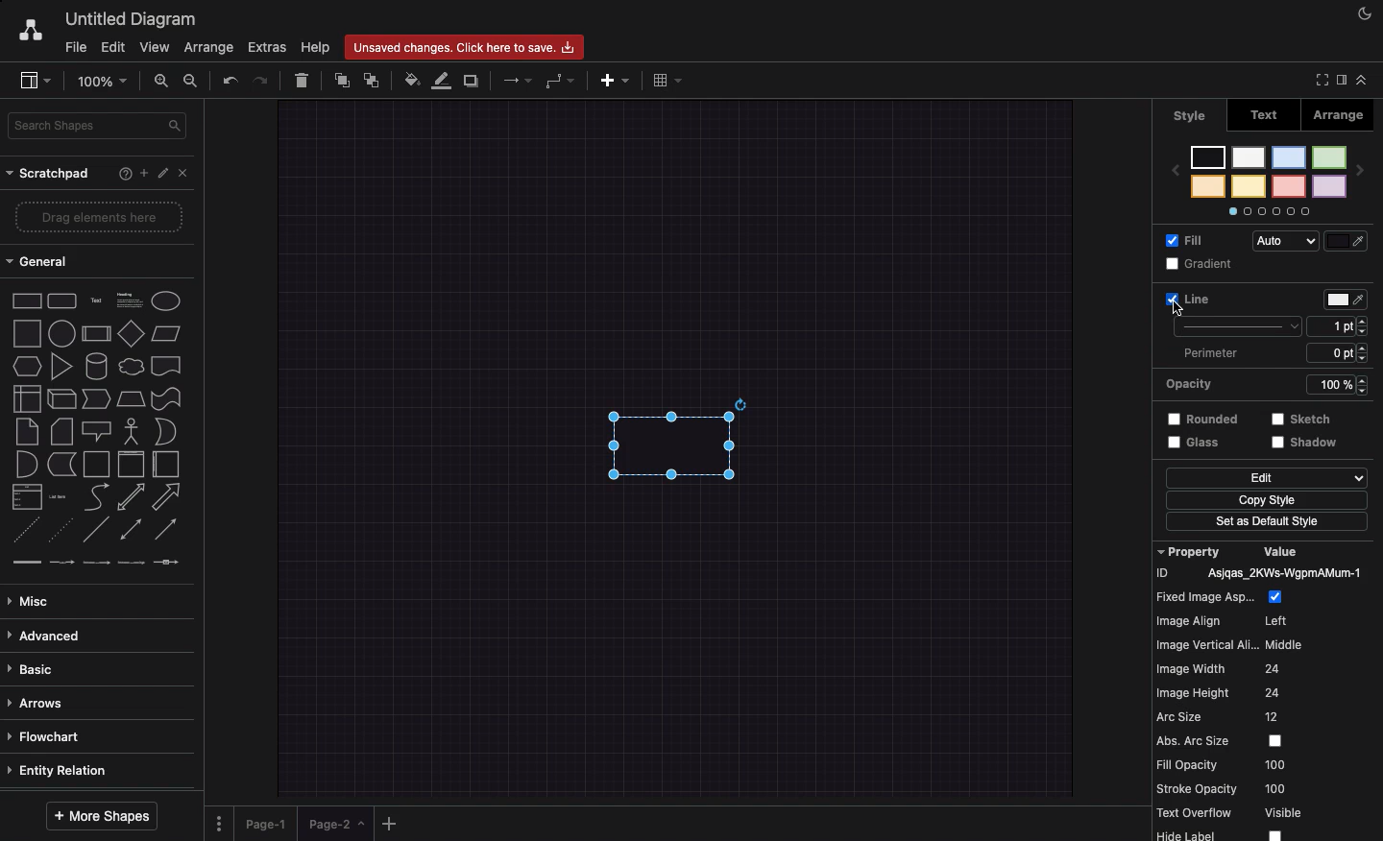 Image resolution: width=1383 pixels, height=841 pixels. I want to click on document, so click(166, 366).